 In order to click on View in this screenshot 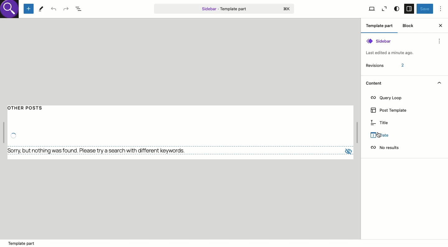, I will do `click(371, 9)`.